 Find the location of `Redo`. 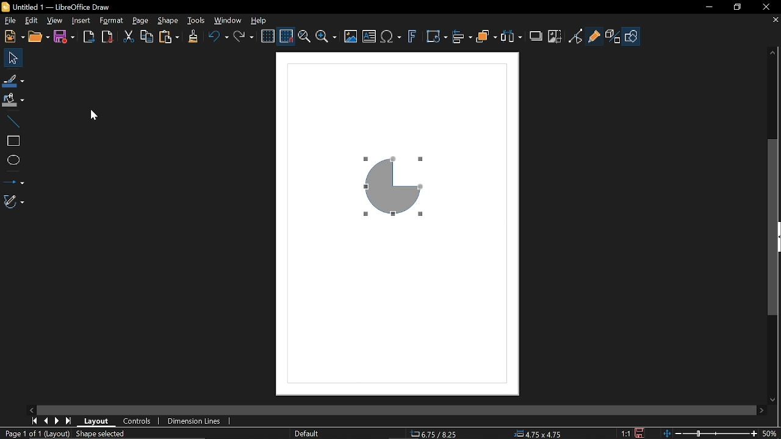

Redo is located at coordinates (244, 38).